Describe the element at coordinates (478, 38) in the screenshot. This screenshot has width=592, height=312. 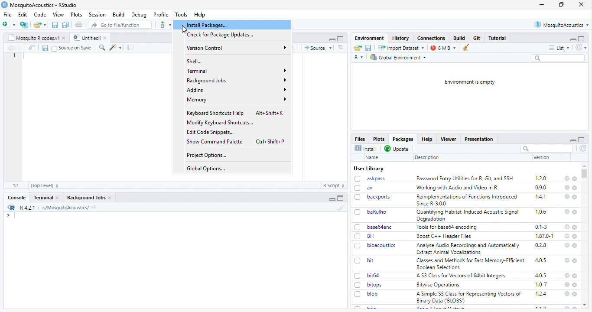
I see `Git` at that location.